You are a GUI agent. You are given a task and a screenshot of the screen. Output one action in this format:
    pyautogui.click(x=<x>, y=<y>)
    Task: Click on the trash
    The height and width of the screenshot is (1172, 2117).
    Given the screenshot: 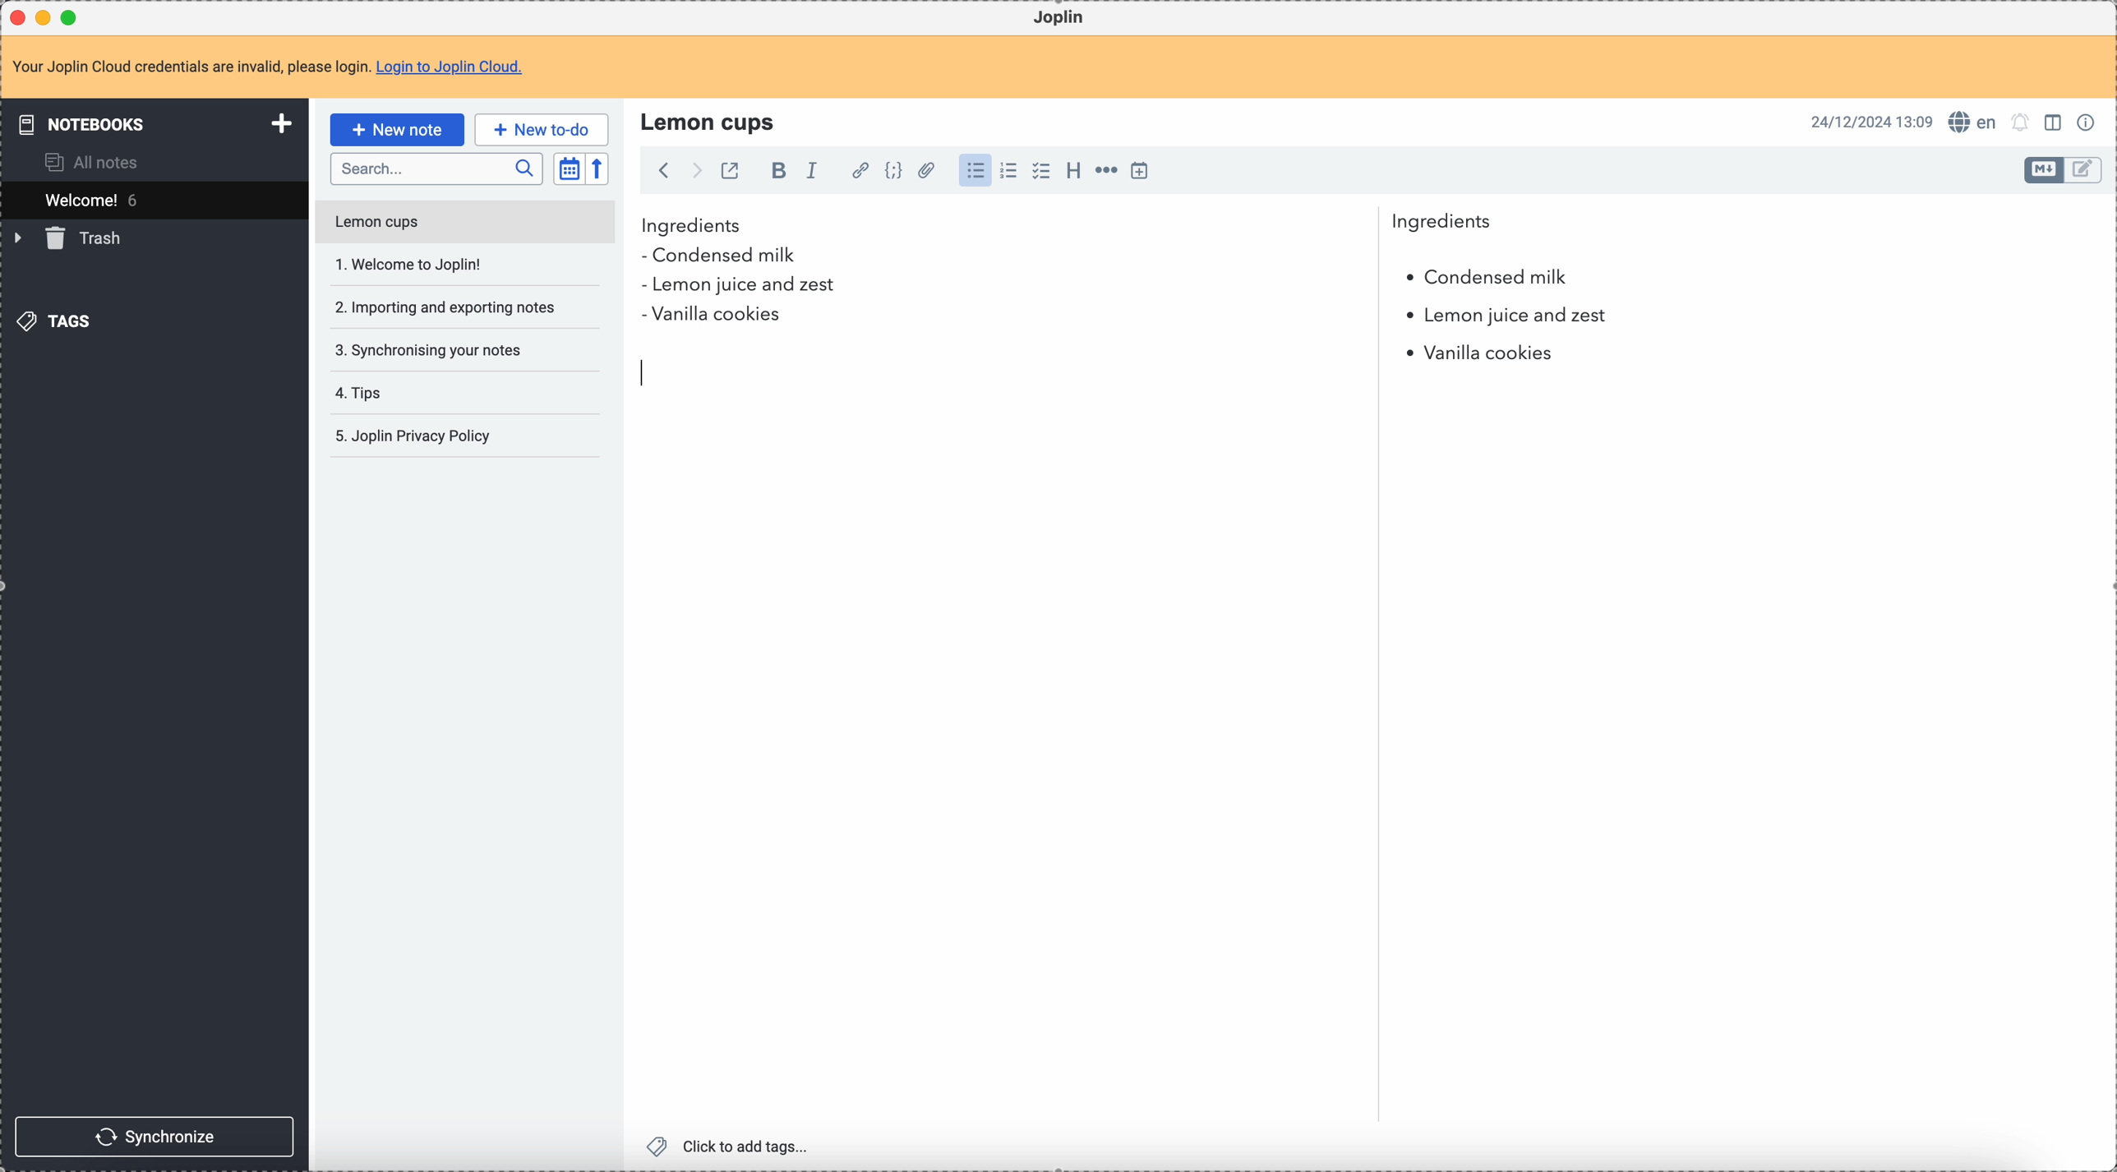 What is the action you would take?
    pyautogui.click(x=71, y=238)
    